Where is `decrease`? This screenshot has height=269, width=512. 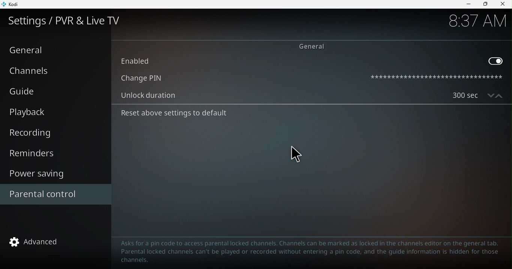 decrease is located at coordinates (490, 95).